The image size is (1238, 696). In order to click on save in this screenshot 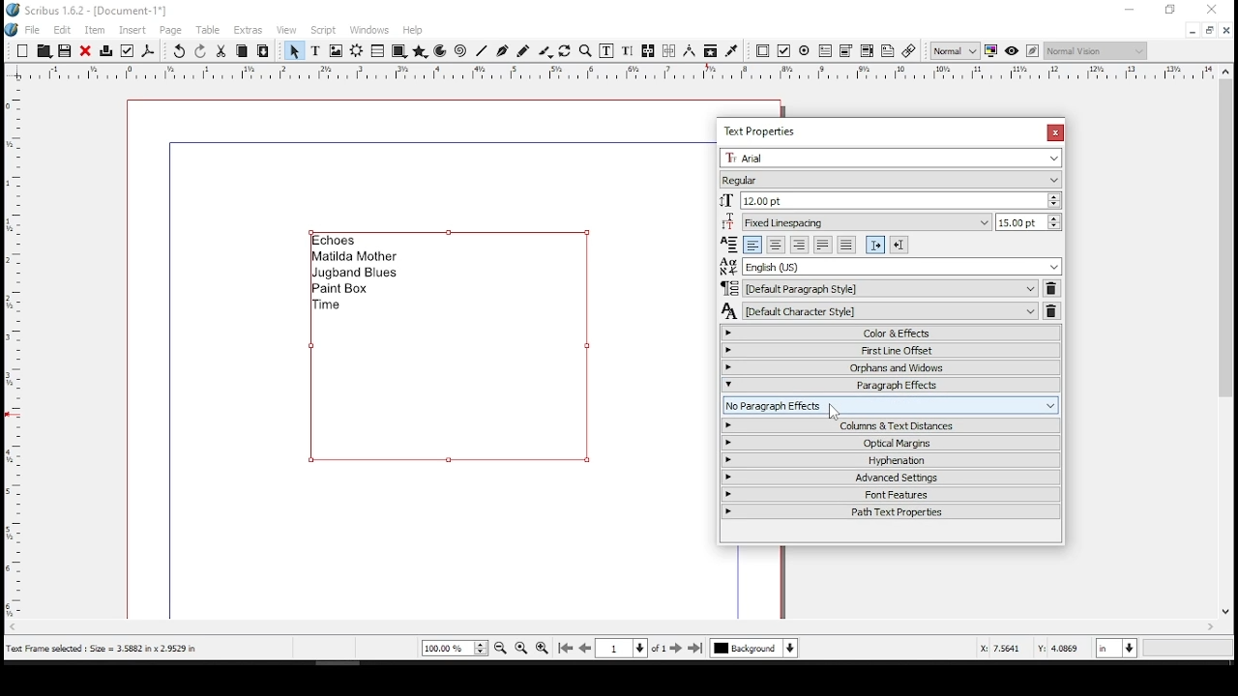, I will do `click(64, 50)`.